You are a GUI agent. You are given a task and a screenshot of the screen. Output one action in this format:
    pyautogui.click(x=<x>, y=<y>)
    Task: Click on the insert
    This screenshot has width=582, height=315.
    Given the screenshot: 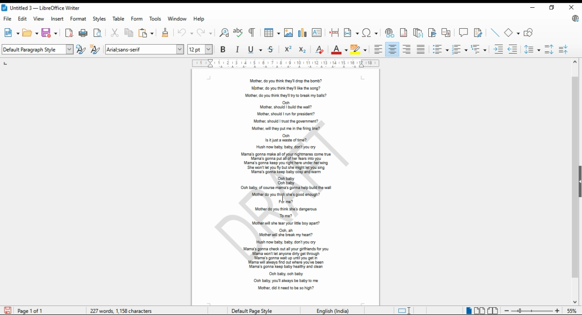 What is the action you would take?
    pyautogui.click(x=57, y=19)
    